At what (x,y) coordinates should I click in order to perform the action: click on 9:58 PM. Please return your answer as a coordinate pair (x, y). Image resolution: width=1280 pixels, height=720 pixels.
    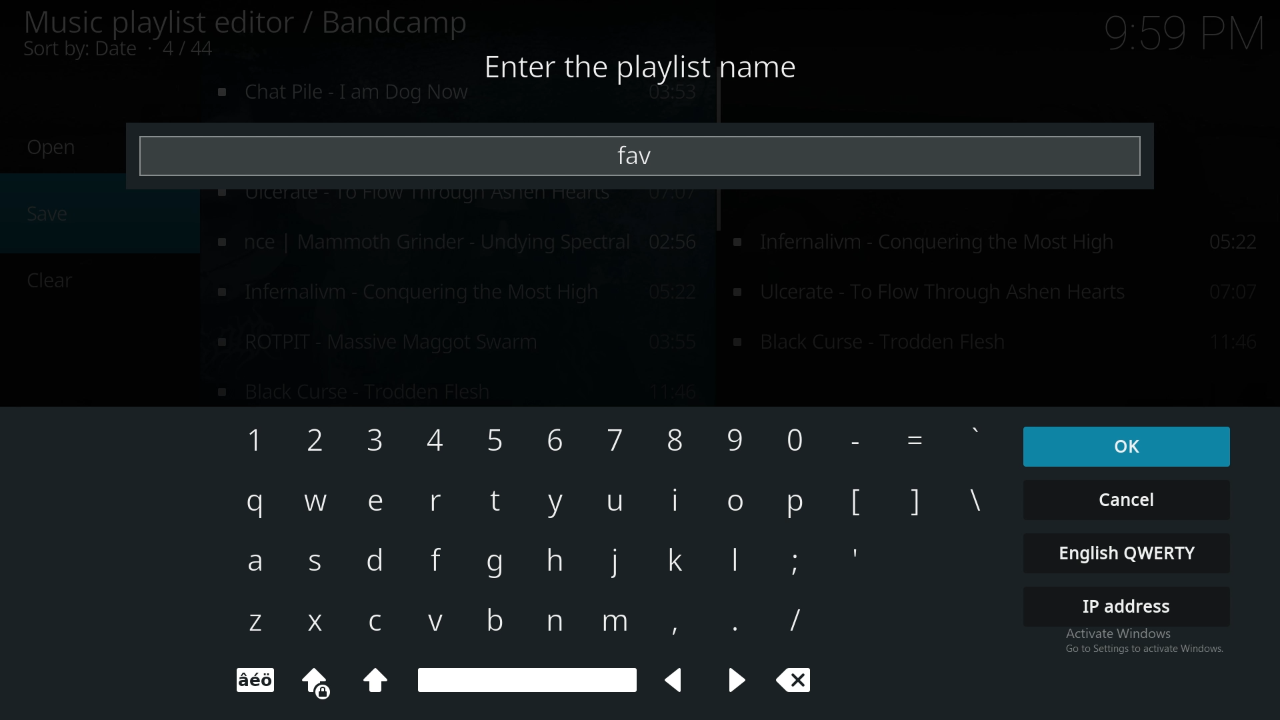
    Looking at the image, I should click on (1179, 37).